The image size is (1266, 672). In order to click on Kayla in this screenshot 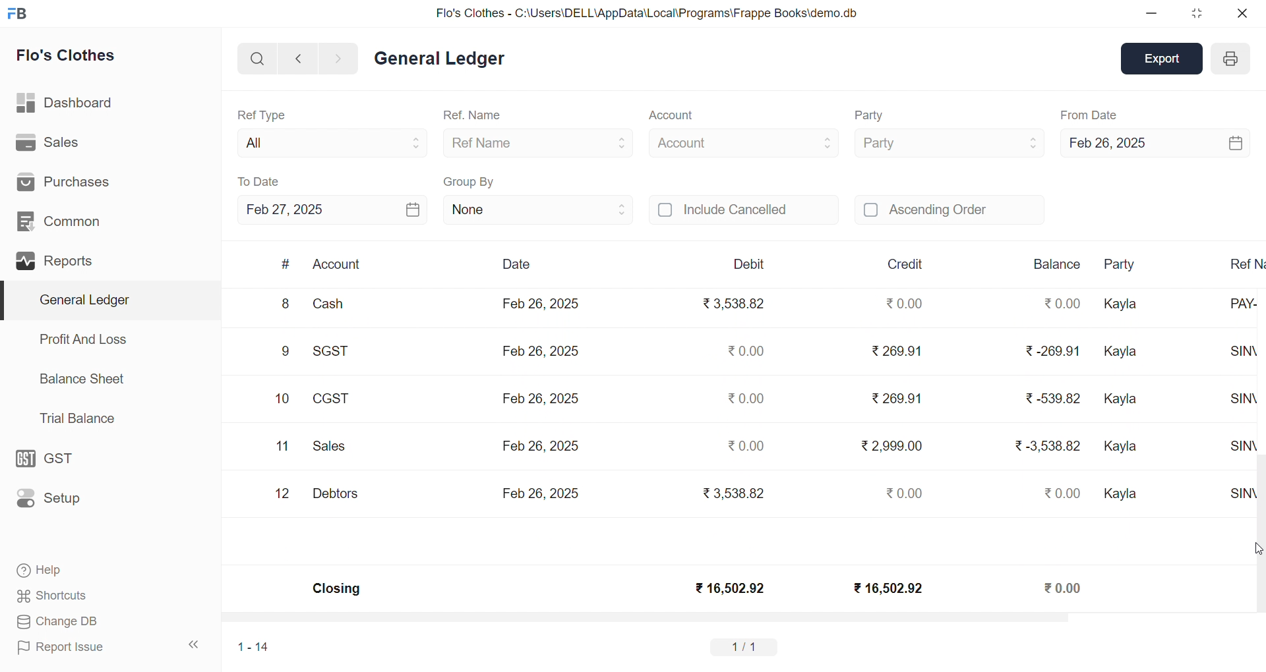, I will do `click(1124, 401)`.